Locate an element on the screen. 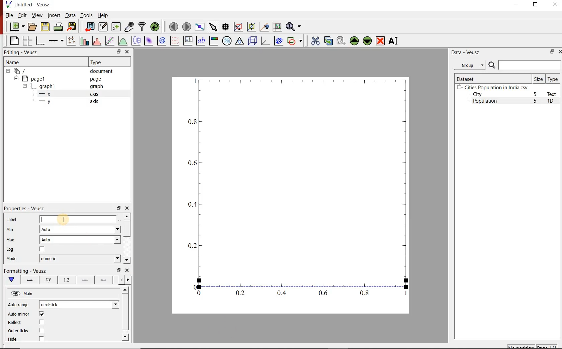  restore is located at coordinates (118, 208).